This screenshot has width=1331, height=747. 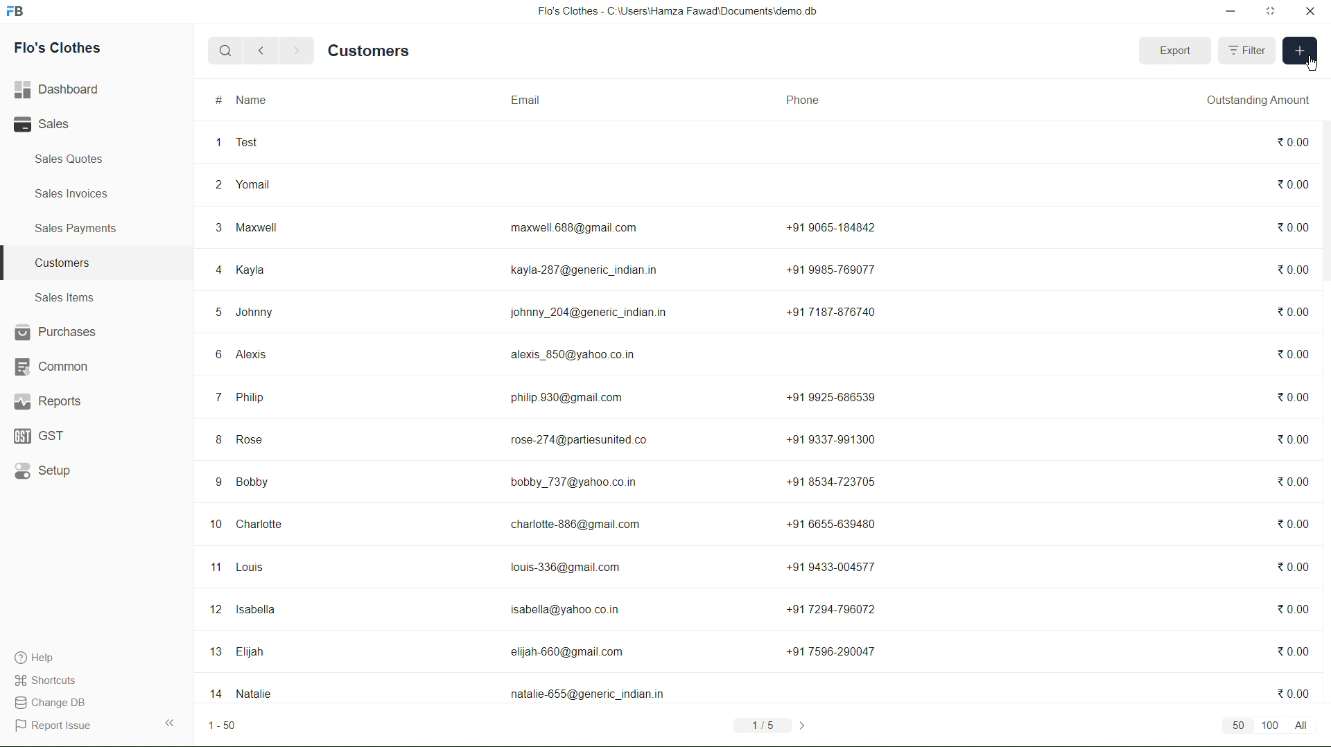 What do you see at coordinates (254, 184) in the screenshot?
I see `‘Yomail` at bounding box center [254, 184].